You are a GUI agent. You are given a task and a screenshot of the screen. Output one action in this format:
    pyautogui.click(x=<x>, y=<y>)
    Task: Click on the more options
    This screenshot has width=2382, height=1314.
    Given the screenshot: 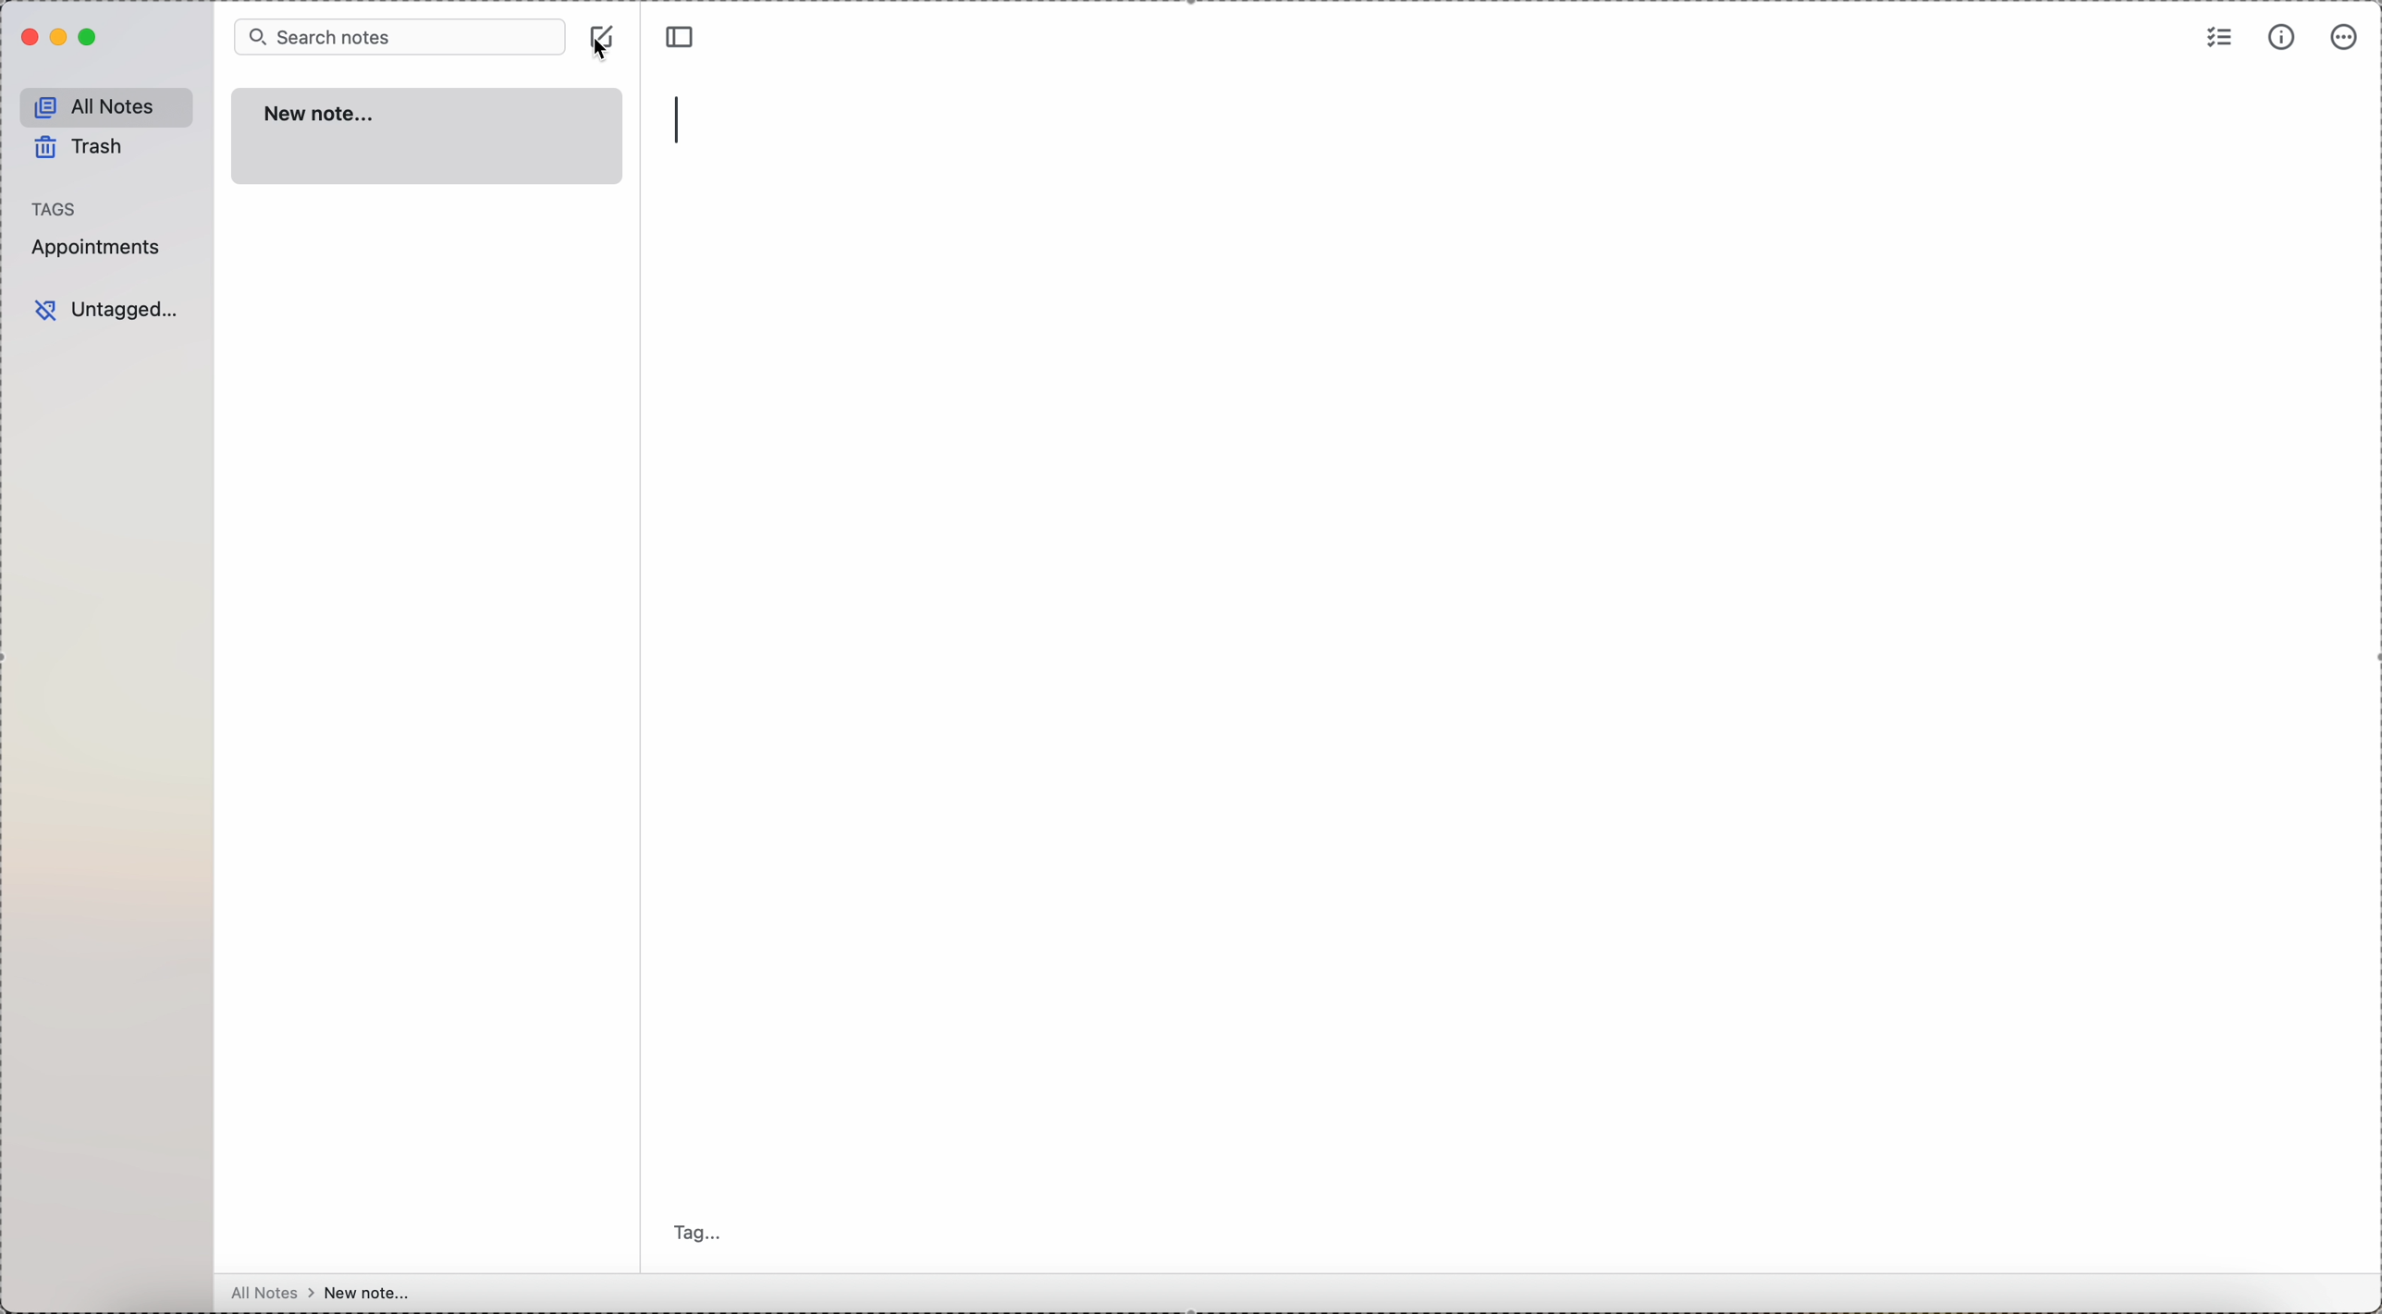 What is the action you would take?
    pyautogui.click(x=2345, y=37)
    